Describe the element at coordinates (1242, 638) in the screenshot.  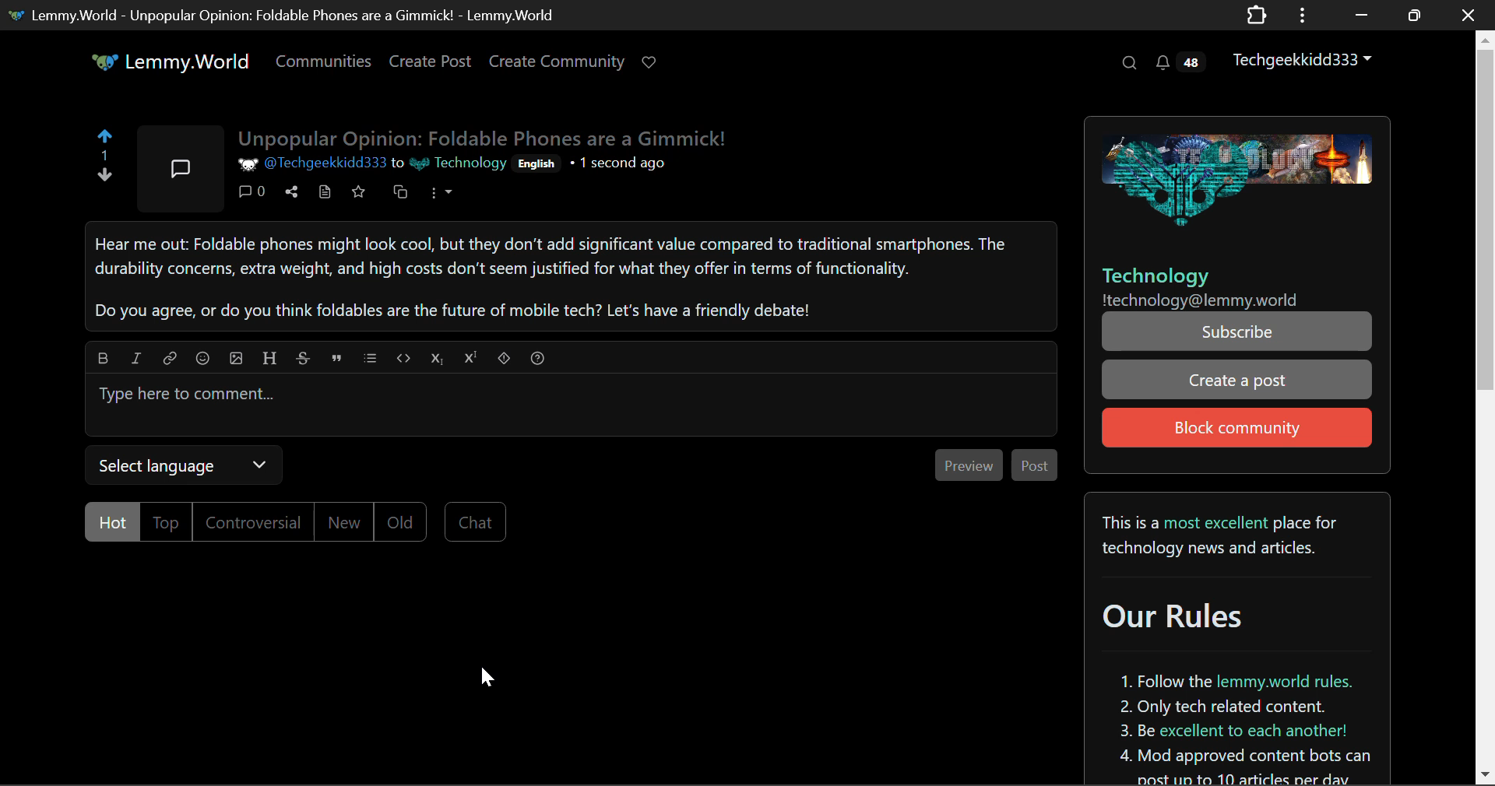
I see `Community Rules` at that location.